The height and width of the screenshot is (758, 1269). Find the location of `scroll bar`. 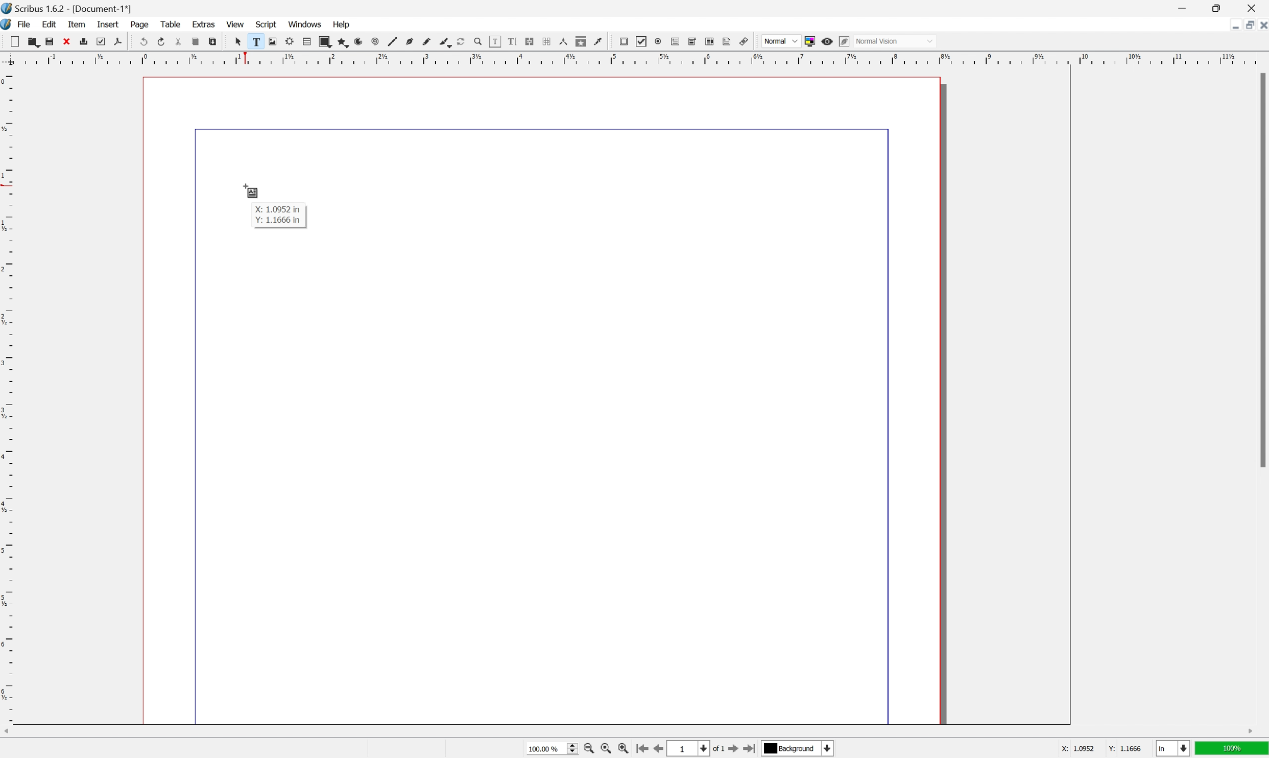

scroll bar is located at coordinates (628, 732).